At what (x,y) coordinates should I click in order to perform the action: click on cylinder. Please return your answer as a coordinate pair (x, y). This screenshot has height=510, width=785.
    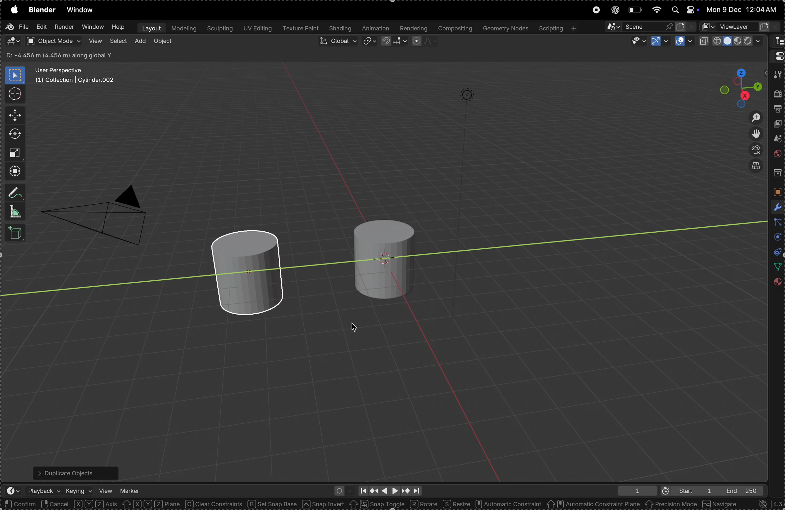
    Looking at the image, I should click on (380, 255).